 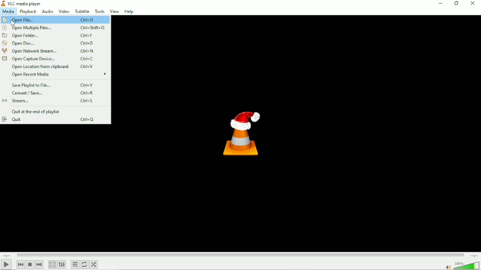 I want to click on cursor, so click(x=15, y=25).